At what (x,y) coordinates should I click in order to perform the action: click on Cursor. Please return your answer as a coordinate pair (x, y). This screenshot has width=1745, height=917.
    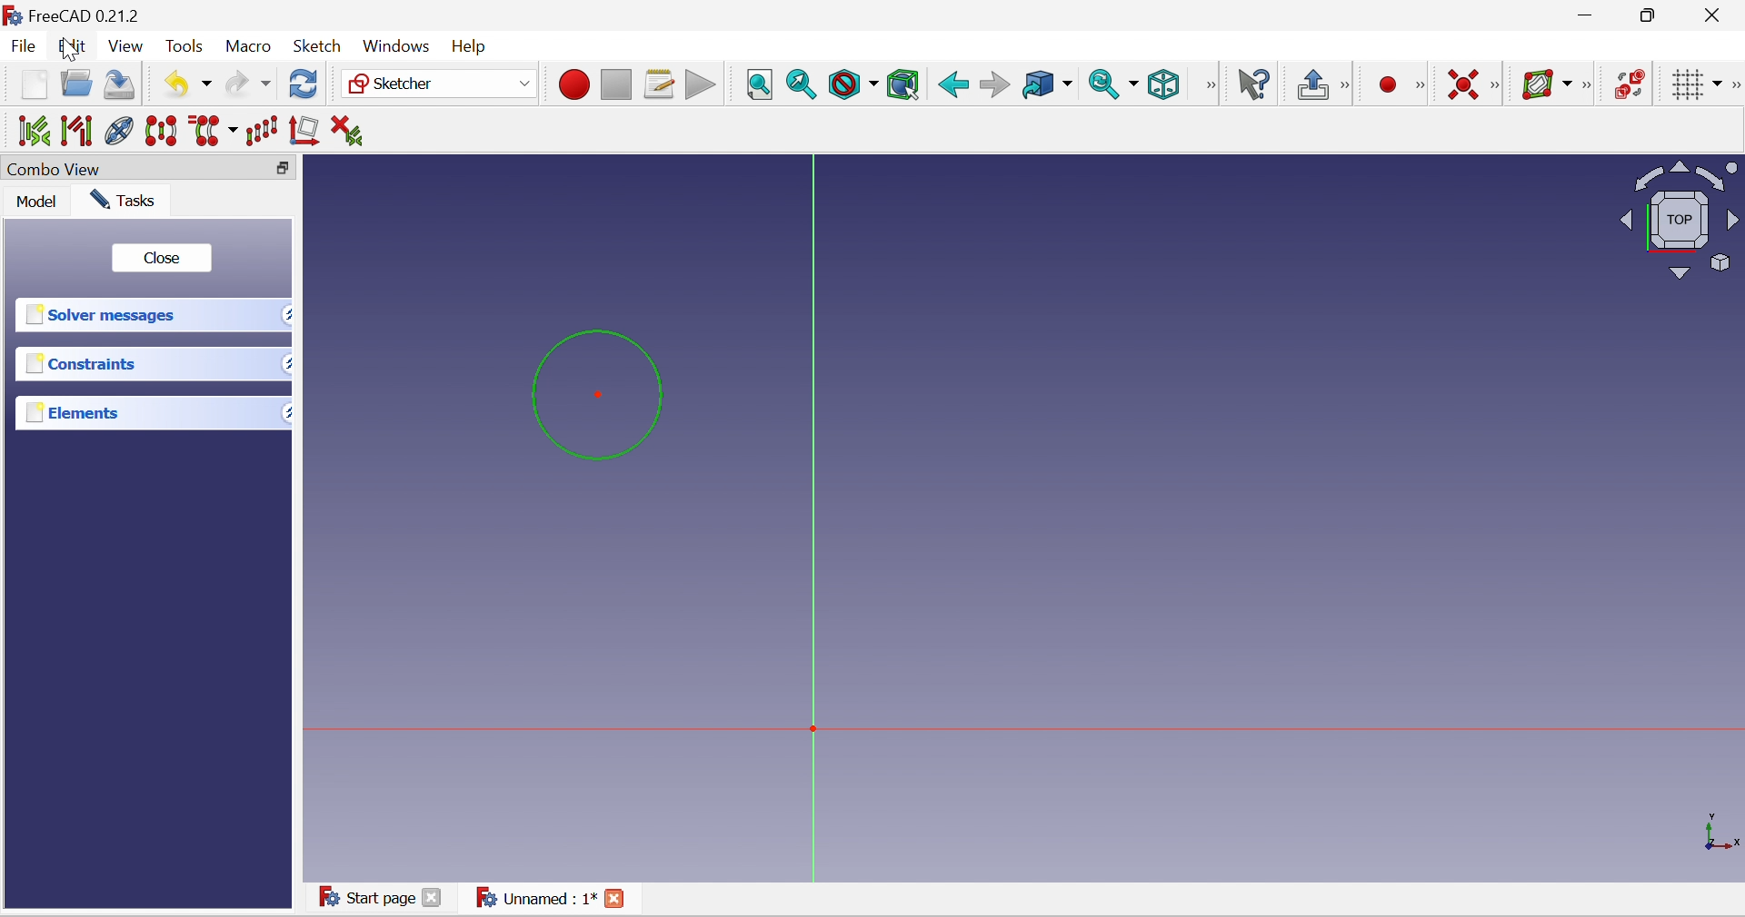
    Looking at the image, I should click on (66, 50).